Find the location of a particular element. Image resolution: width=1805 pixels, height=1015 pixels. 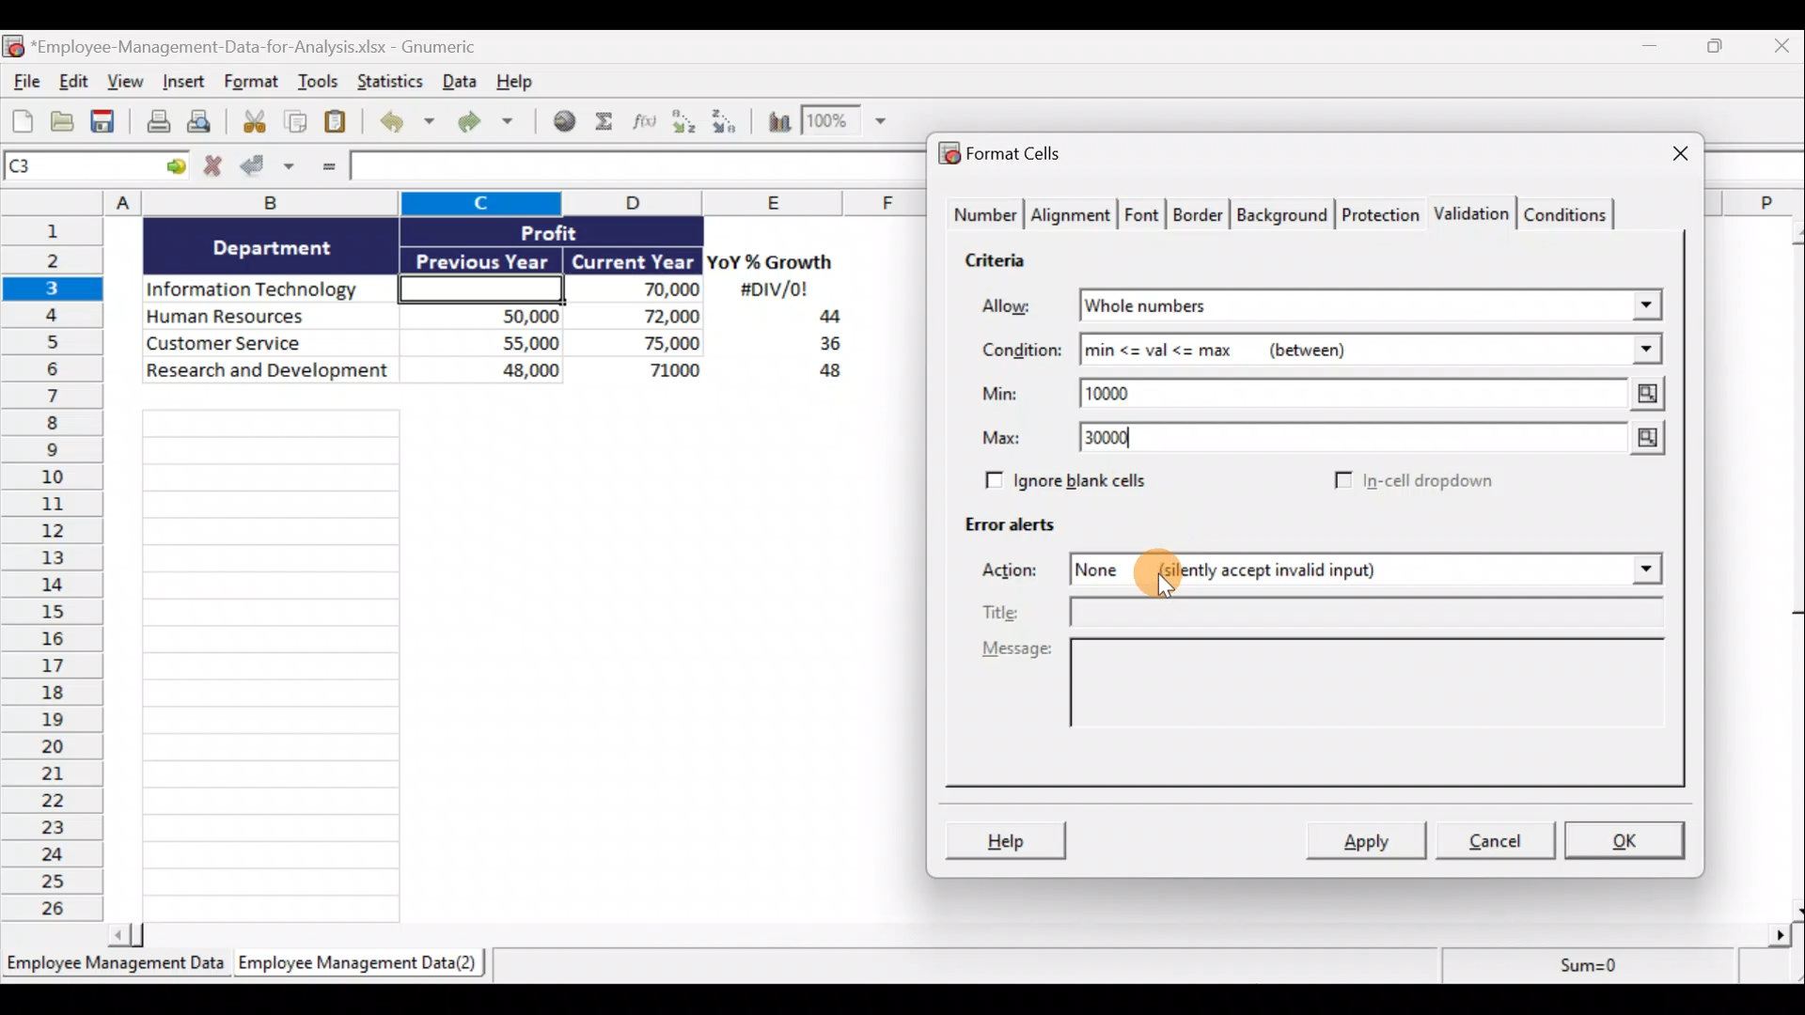

Edit a function in the current cell is located at coordinates (646, 120).